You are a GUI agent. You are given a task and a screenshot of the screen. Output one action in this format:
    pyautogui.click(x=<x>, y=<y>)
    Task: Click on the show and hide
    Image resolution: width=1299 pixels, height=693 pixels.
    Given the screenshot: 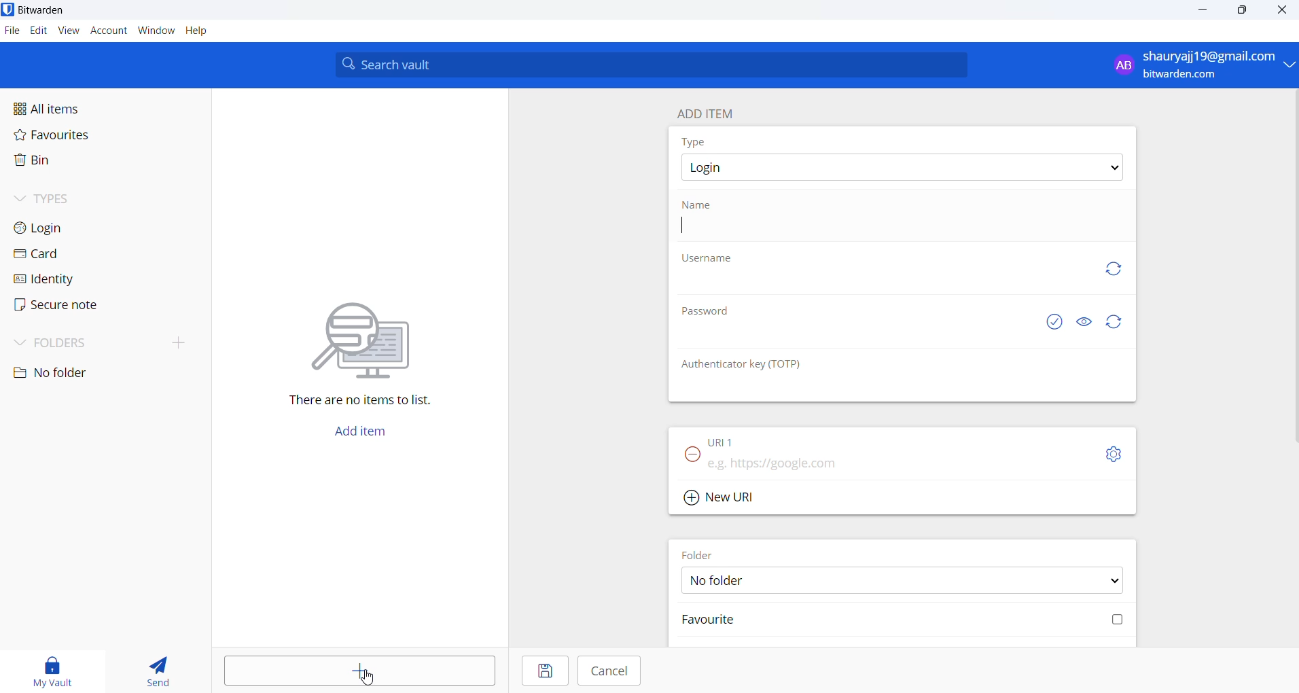 What is the action you would take?
    pyautogui.click(x=1084, y=321)
    